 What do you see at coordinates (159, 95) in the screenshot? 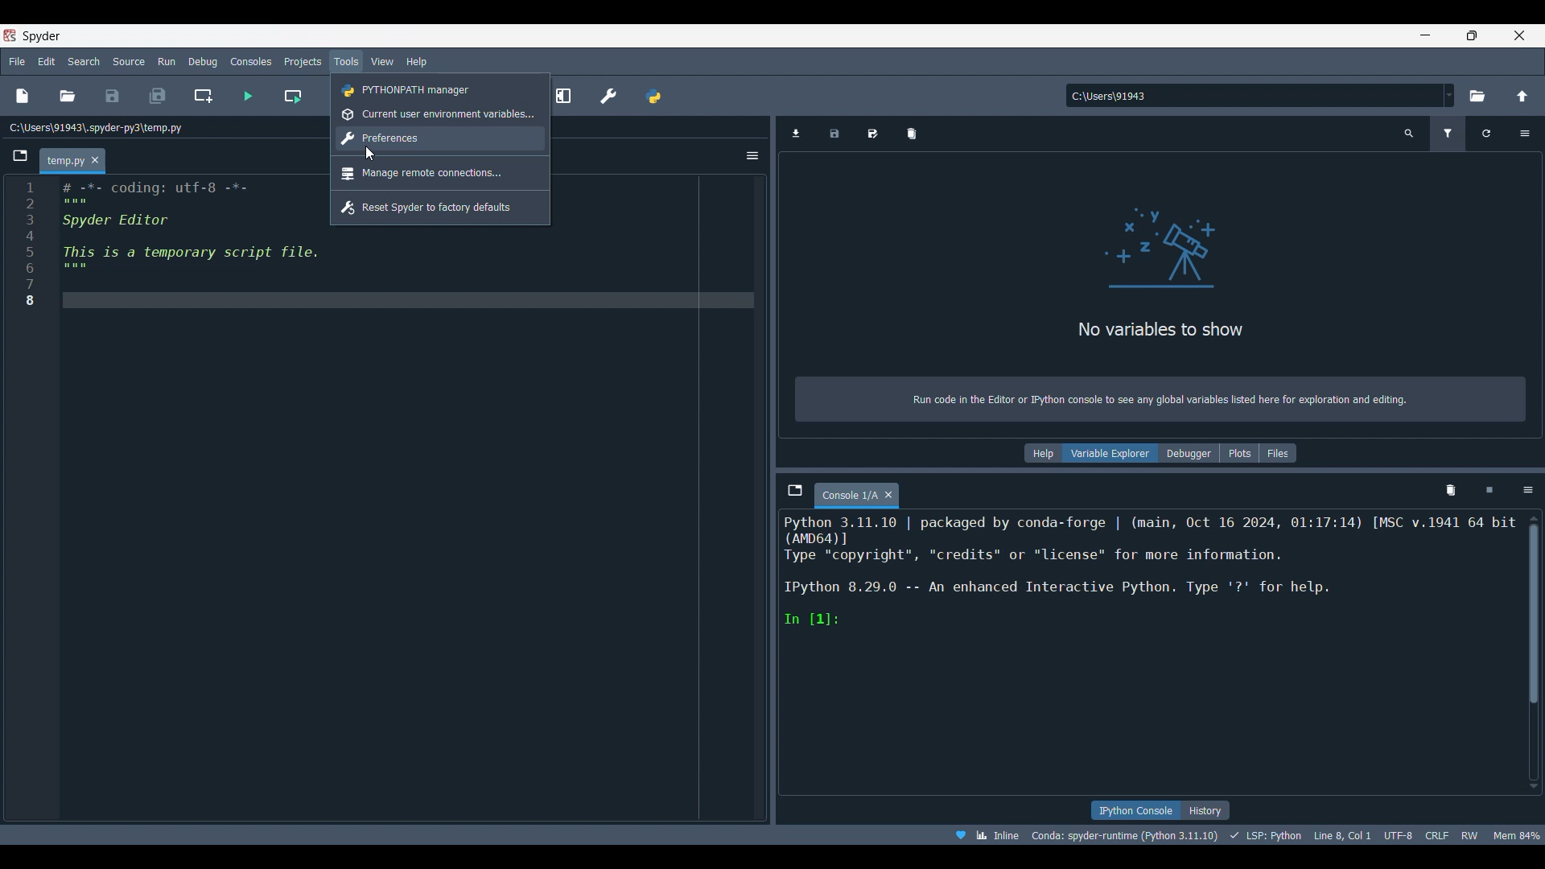
I see `Save all files` at bounding box center [159, 95].